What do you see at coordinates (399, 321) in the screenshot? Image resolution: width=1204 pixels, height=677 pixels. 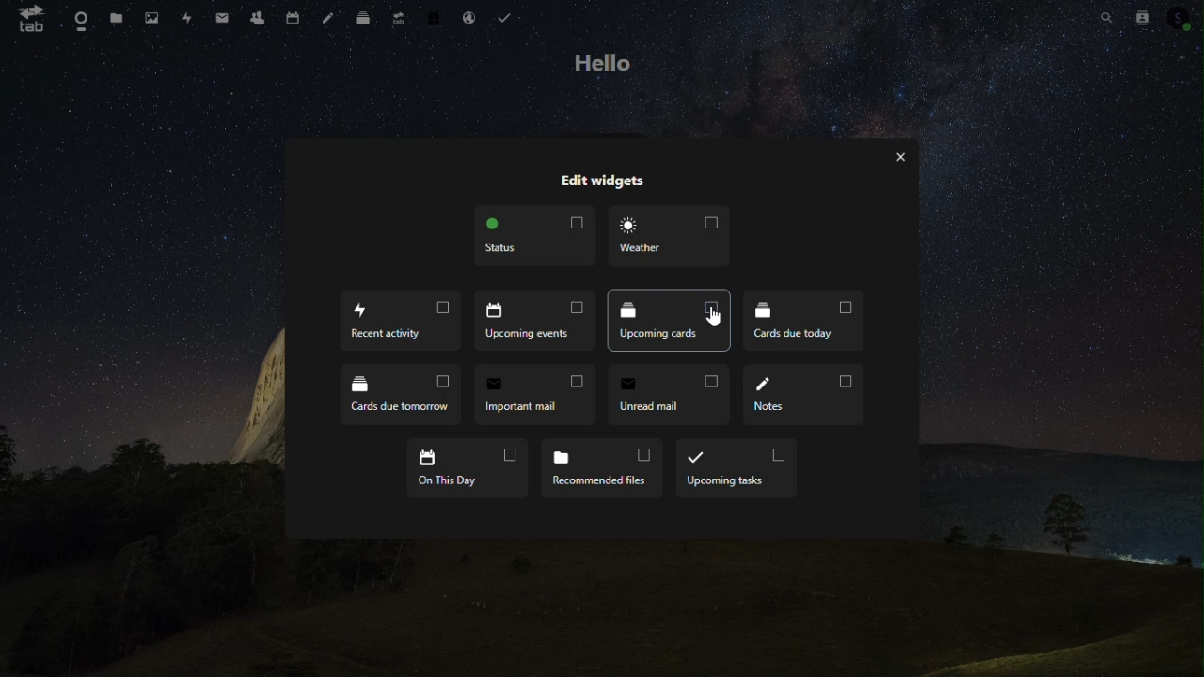 I see `Recent activity` at bounding box center [399, 321].